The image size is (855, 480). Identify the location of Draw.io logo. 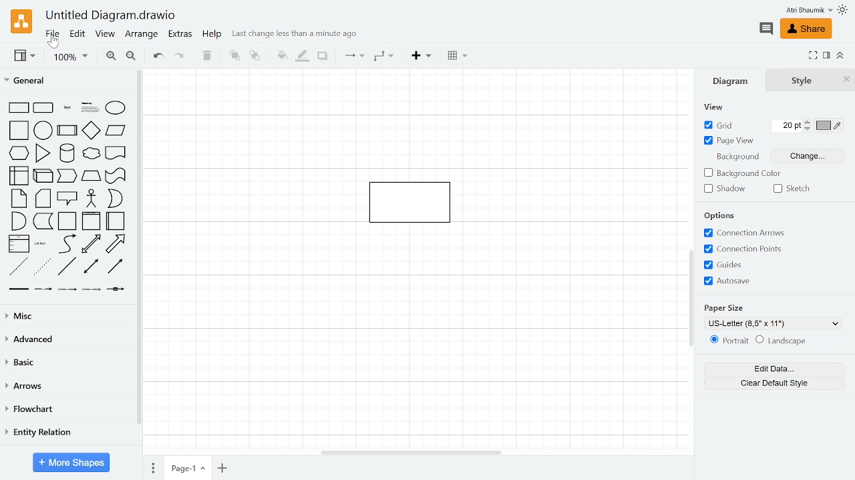
(23, 21).